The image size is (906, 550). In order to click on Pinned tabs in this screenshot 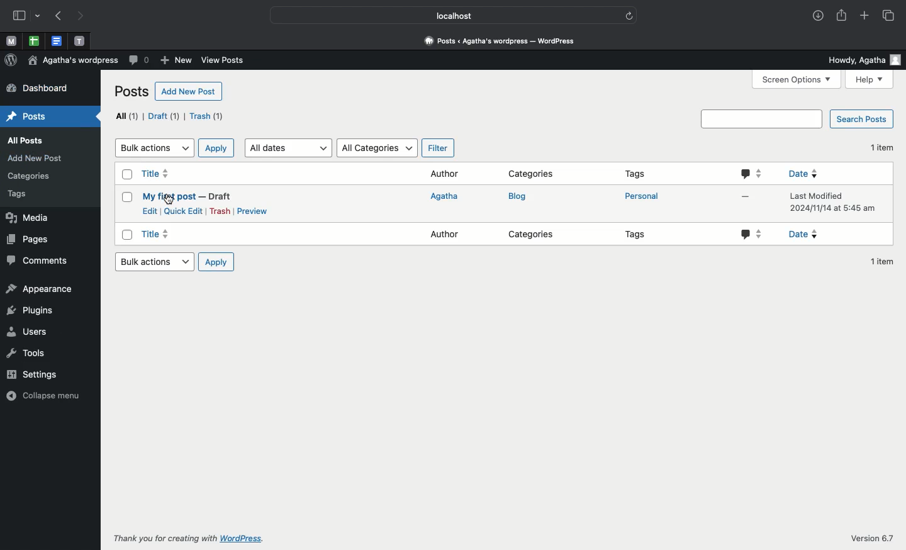, I will do `click(12, 41)`.